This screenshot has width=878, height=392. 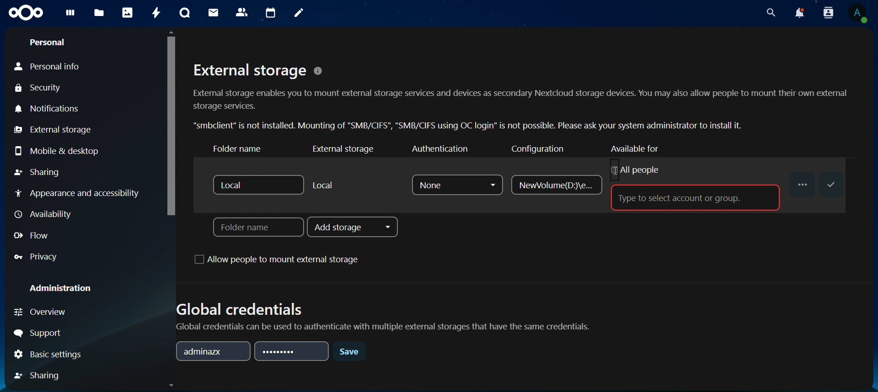 I want to click on files, so click(x=99, y=14).